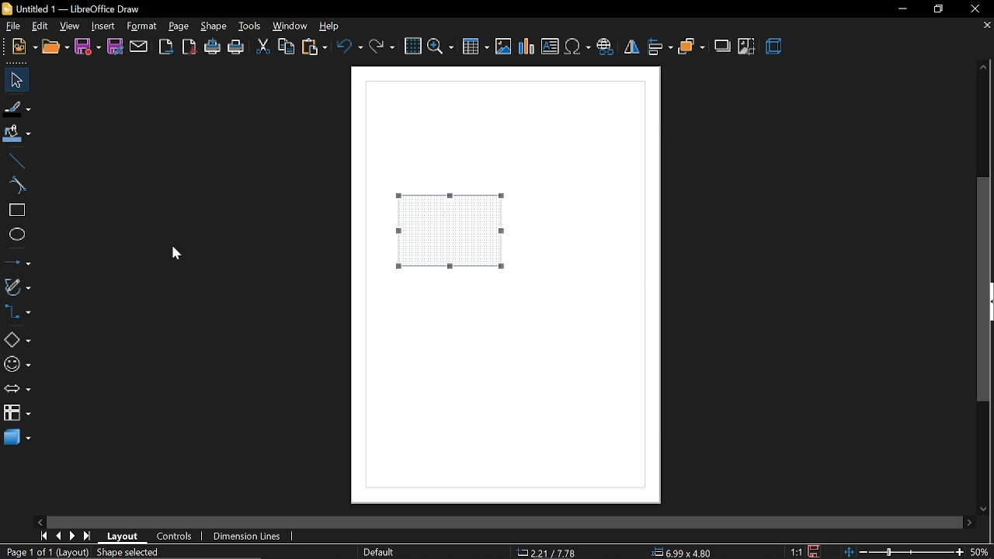 The width and height of the screenshot is (994, 559). Describe the element at coordinates (748, 47) in the screenshot. I see `crop` at that location.